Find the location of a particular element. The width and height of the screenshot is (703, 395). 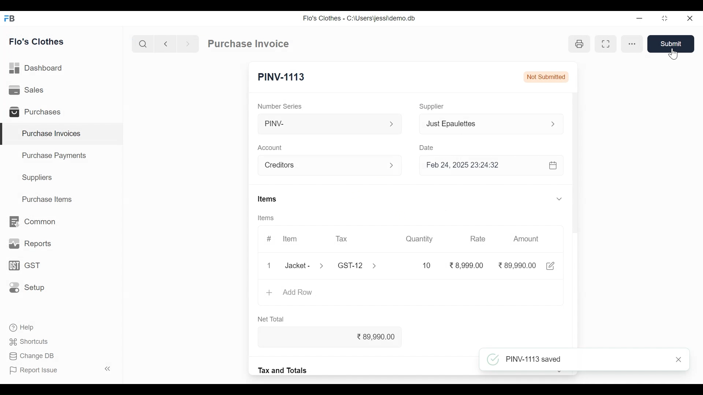

Search is located at coordinates (143, 44).